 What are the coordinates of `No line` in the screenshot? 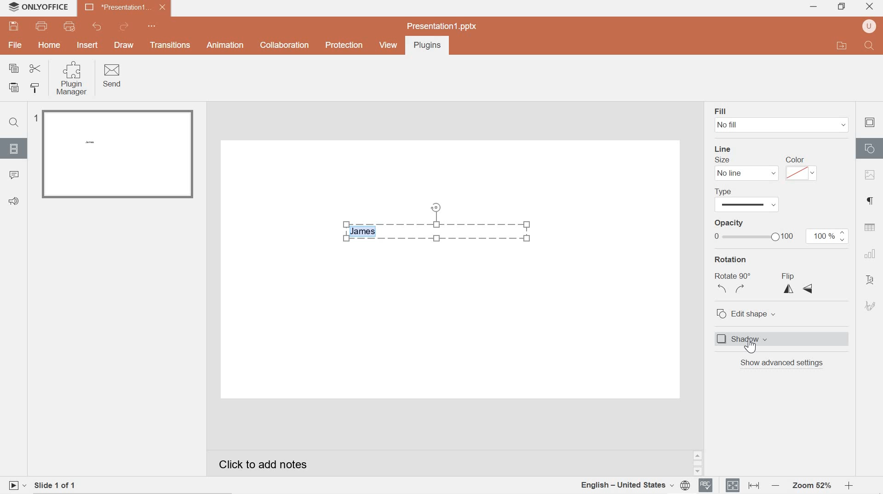 It's located at (744, 174).